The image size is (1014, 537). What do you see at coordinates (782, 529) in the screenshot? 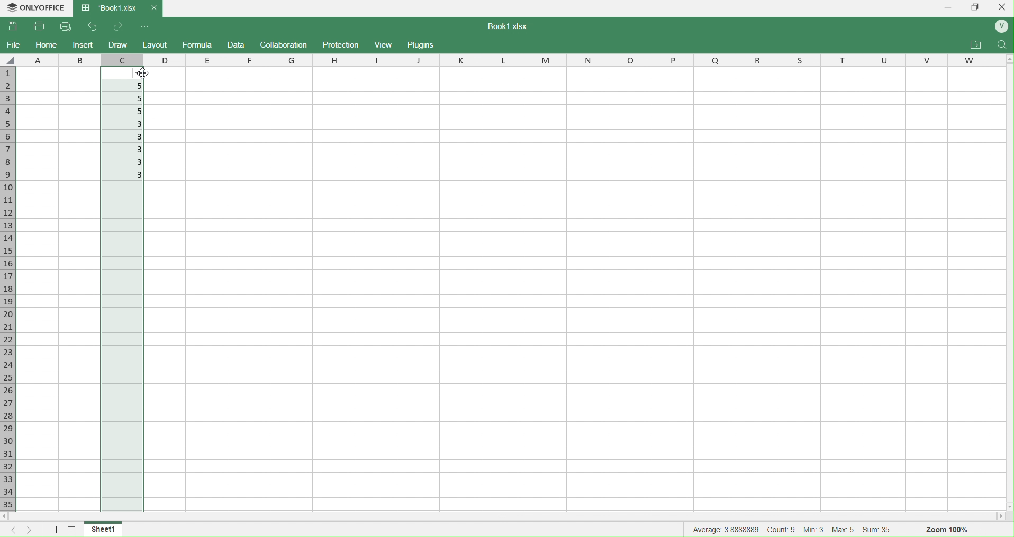
I see `cout` at bounding box center [782, 529].